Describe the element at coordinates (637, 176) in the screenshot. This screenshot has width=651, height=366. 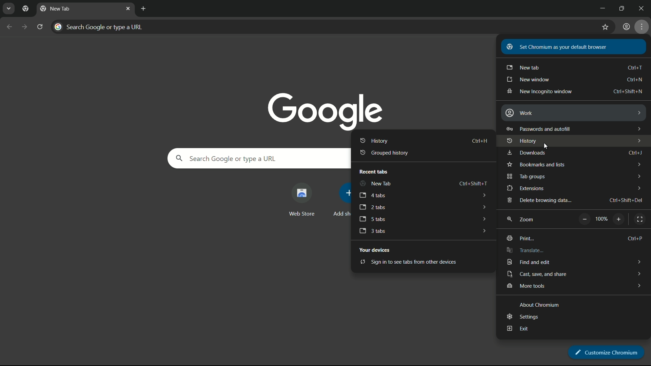
I see `dropdown arrows` at that location.